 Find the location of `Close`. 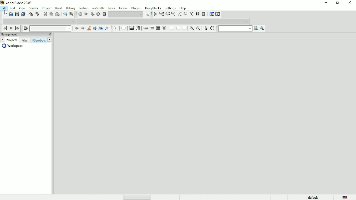

Close is located at coordinates (350, 3).